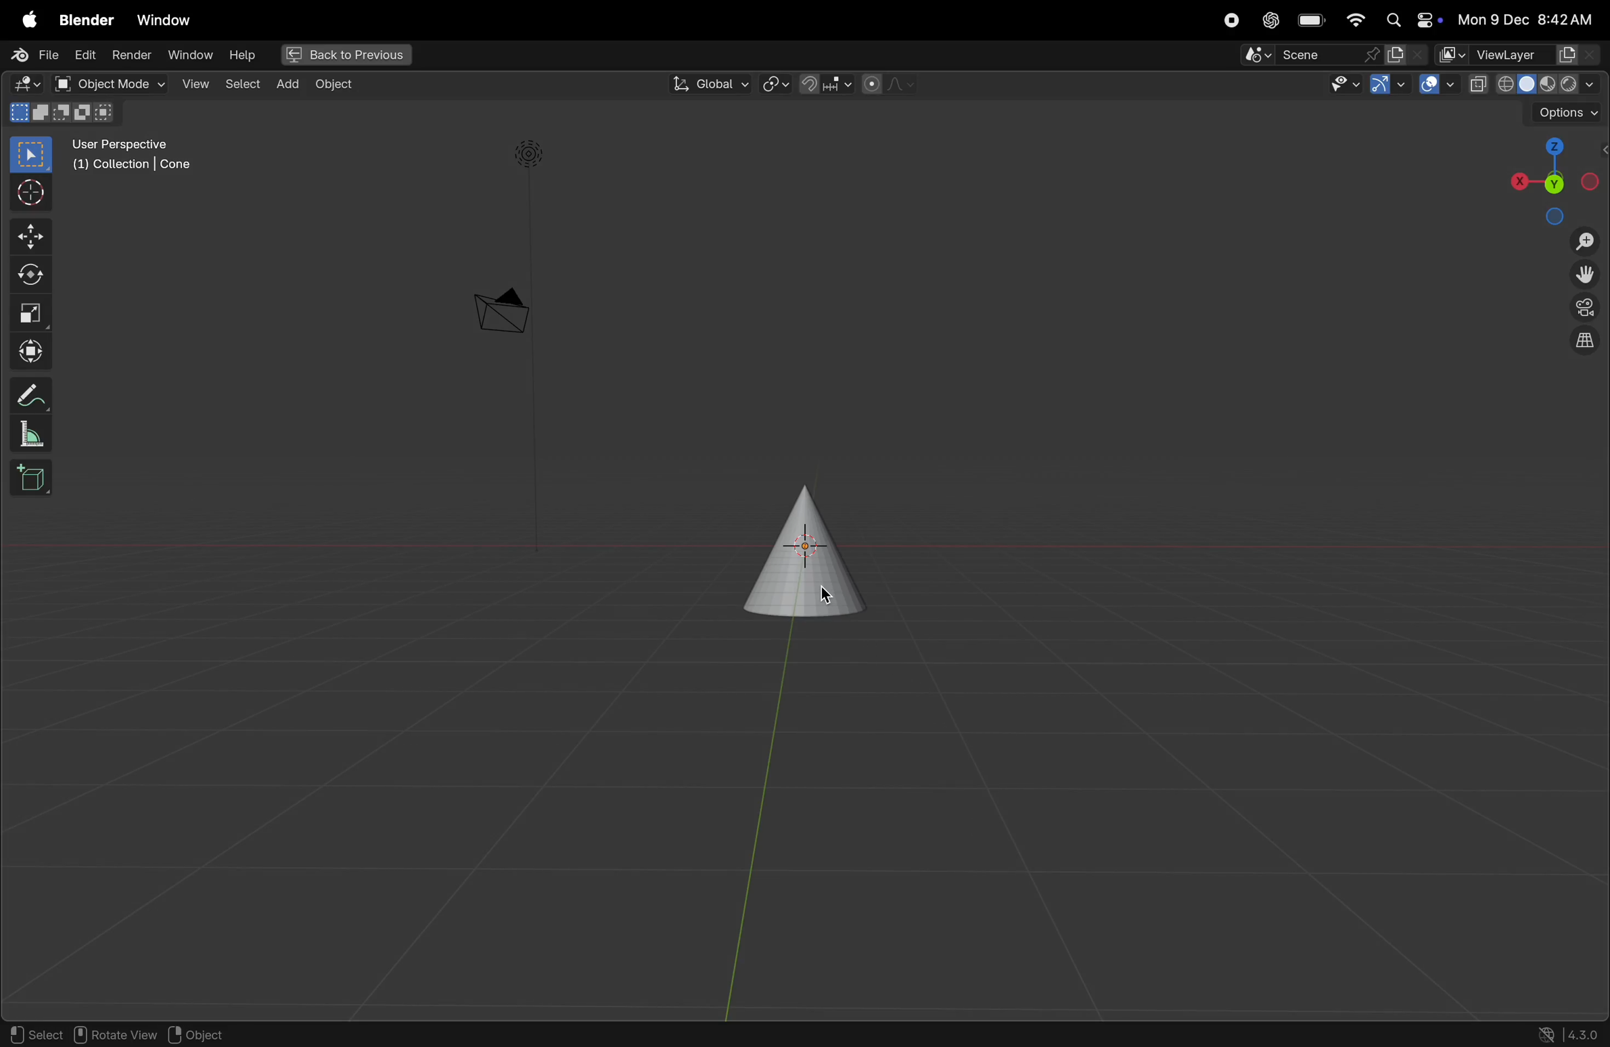  Describe the element at coordinates (501, 311) in the screenshot. I see `camera perscpetive` at that location.